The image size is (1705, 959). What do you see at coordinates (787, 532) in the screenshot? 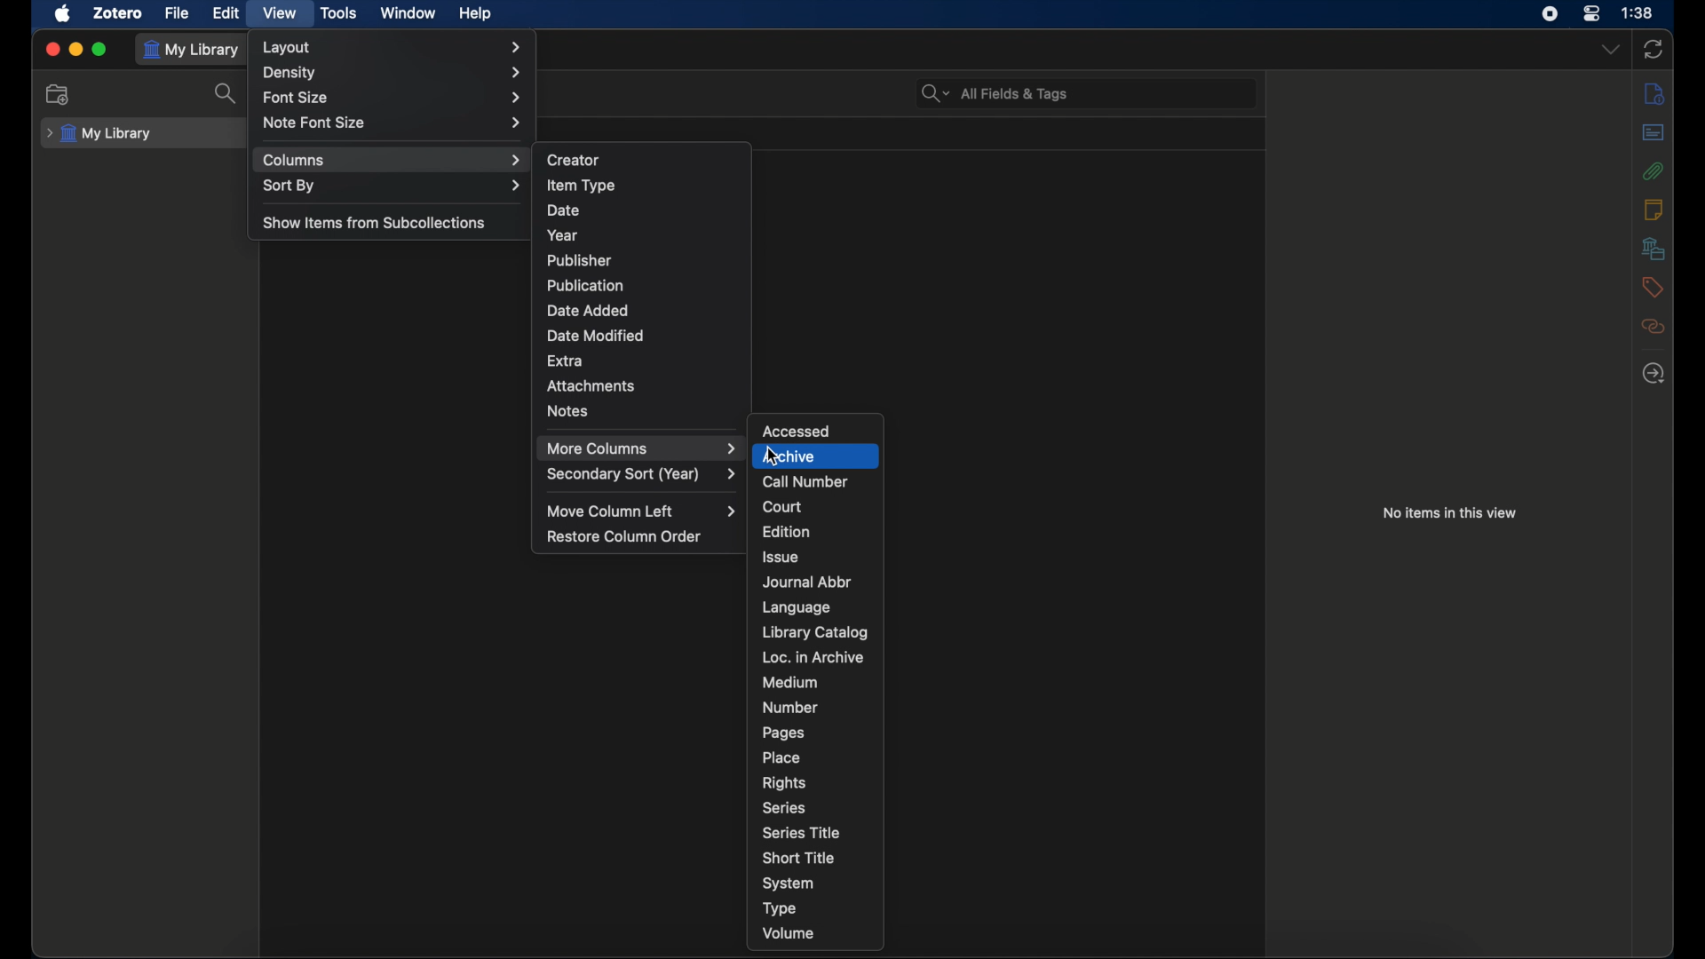
I see `edition` at bounding box center [787, 532].